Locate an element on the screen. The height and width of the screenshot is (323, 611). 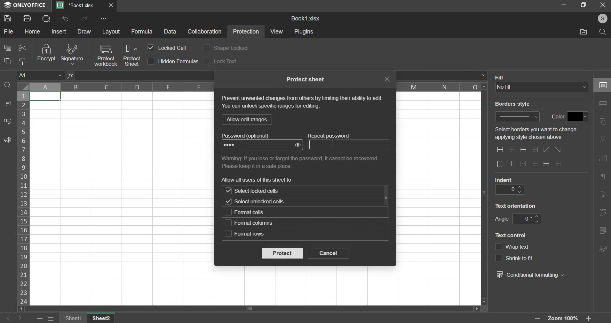
border options is located at coordinates (534, 150).